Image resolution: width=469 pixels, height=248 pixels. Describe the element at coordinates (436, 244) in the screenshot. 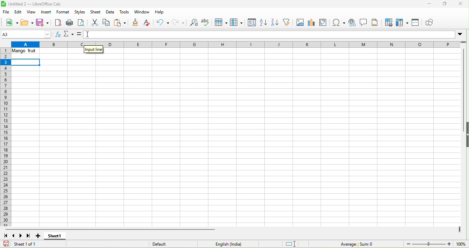

I see `zoom` at that location.